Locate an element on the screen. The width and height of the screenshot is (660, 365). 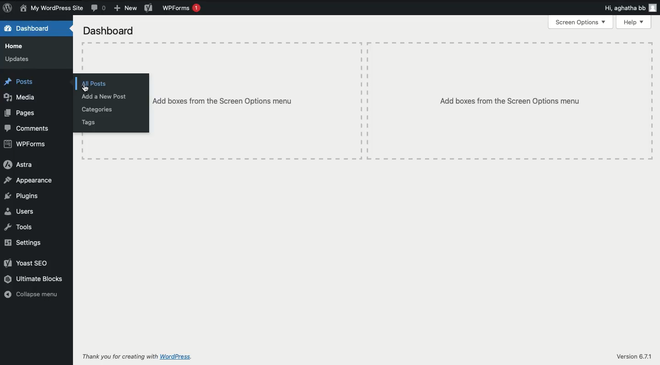
Astra is located at coordinates (18, 165).